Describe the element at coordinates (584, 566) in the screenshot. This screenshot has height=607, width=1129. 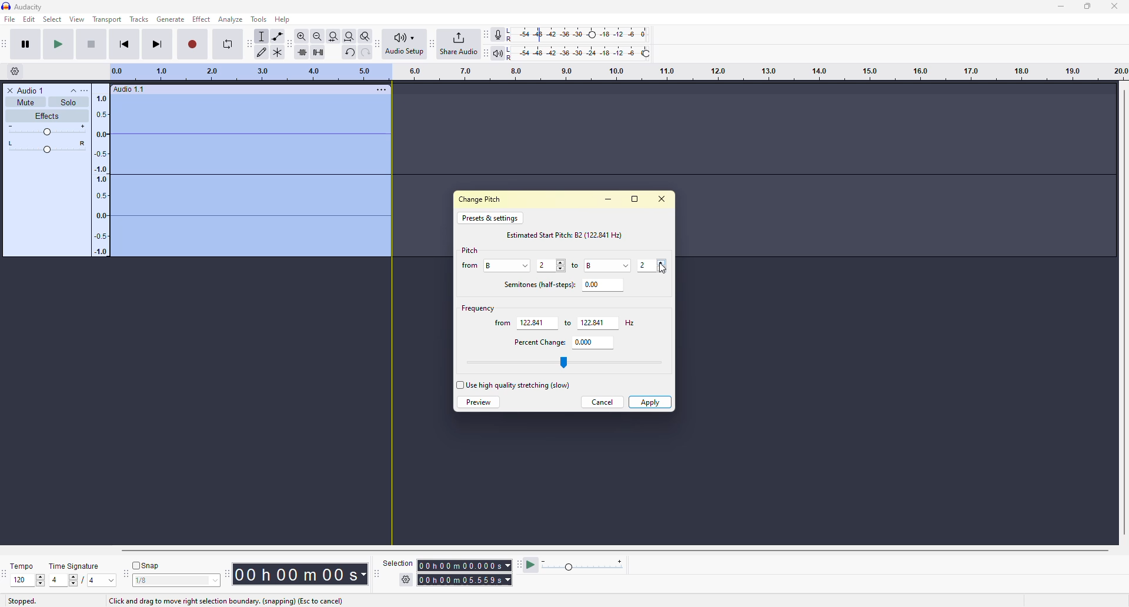
I see `play meter` at that location.